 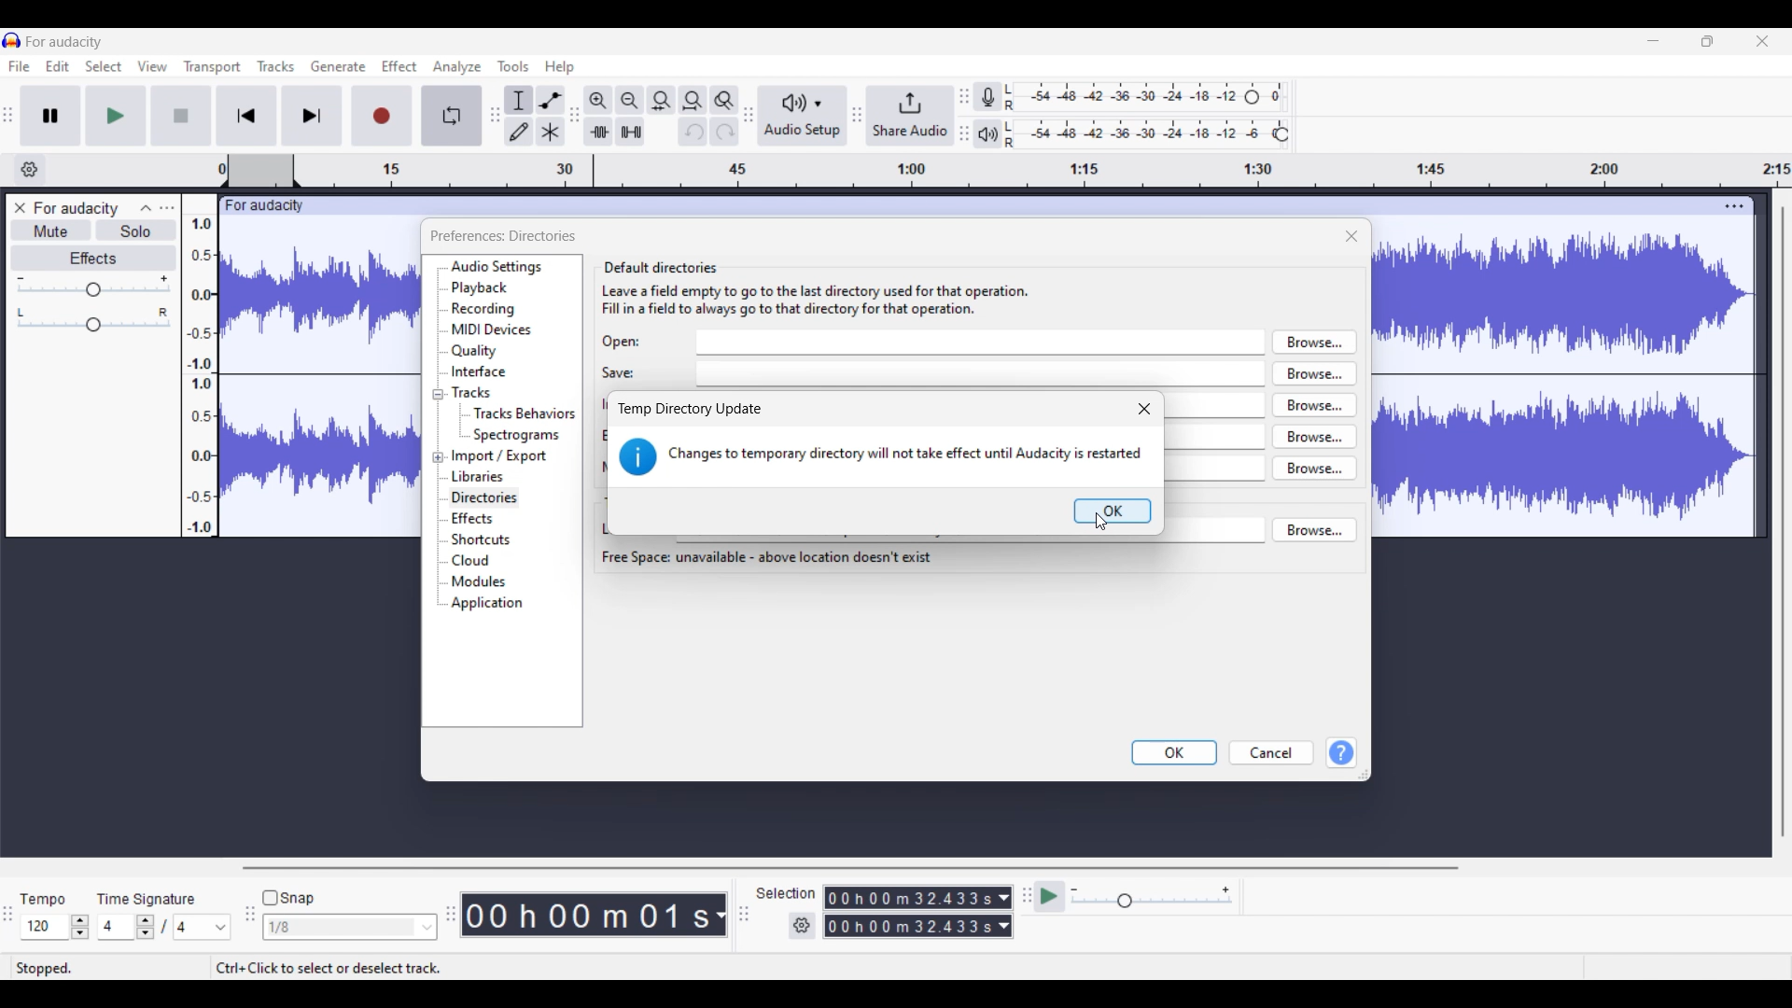 What do you see at coordinates (786, 893) in the screenshot?
I see `Indicates selection duration` at bounding box center [786, 893].